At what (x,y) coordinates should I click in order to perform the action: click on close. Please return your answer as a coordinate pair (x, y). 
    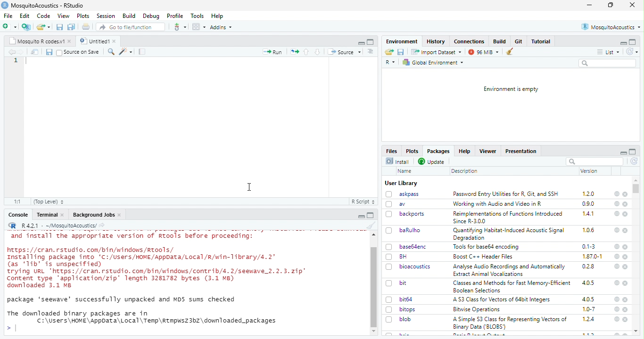
    Looking at the image, I should click on (626, 300).